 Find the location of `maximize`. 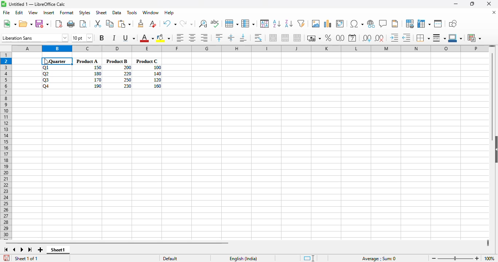

maximize is located at coordinates (473, 4).